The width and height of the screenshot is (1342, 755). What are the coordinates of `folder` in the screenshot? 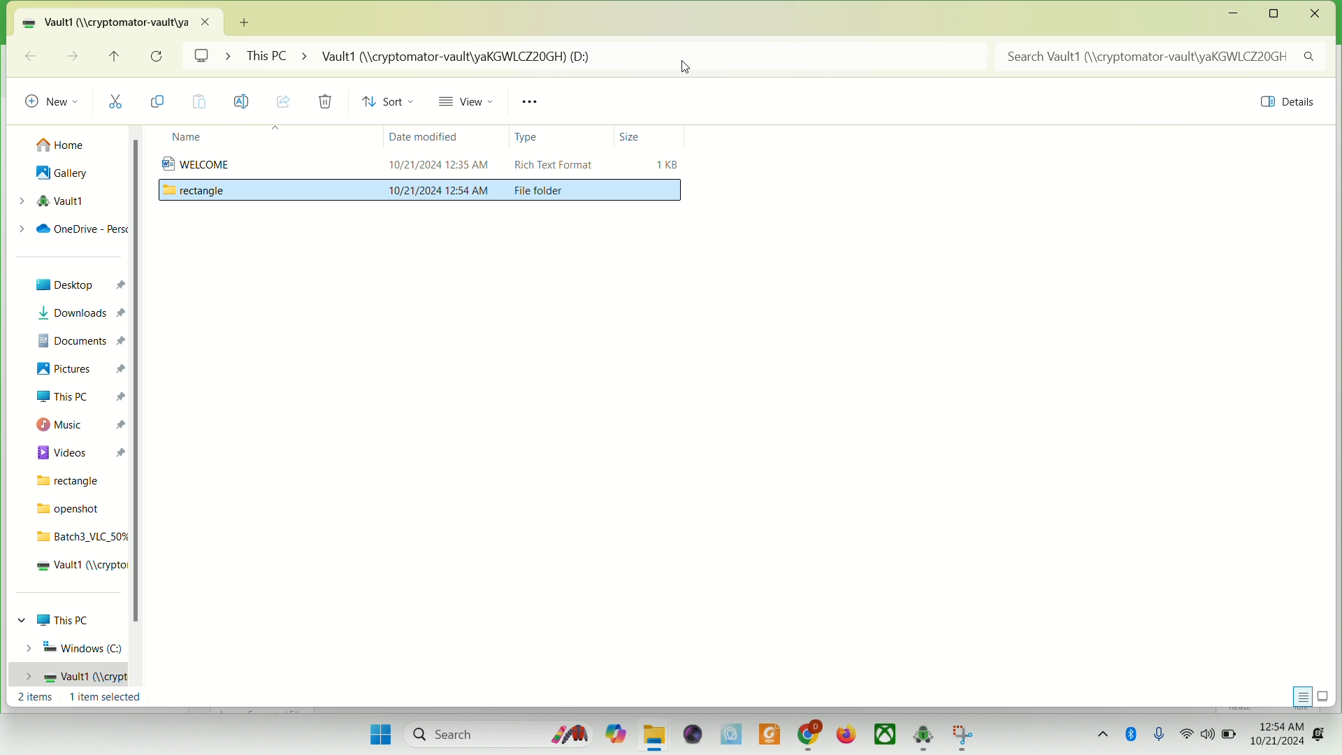 It's located at (655, 735).